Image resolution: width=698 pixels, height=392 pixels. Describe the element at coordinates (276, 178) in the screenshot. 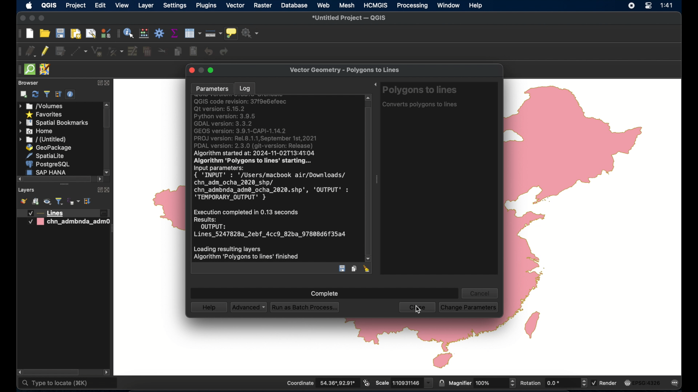

I see `log` at that location.